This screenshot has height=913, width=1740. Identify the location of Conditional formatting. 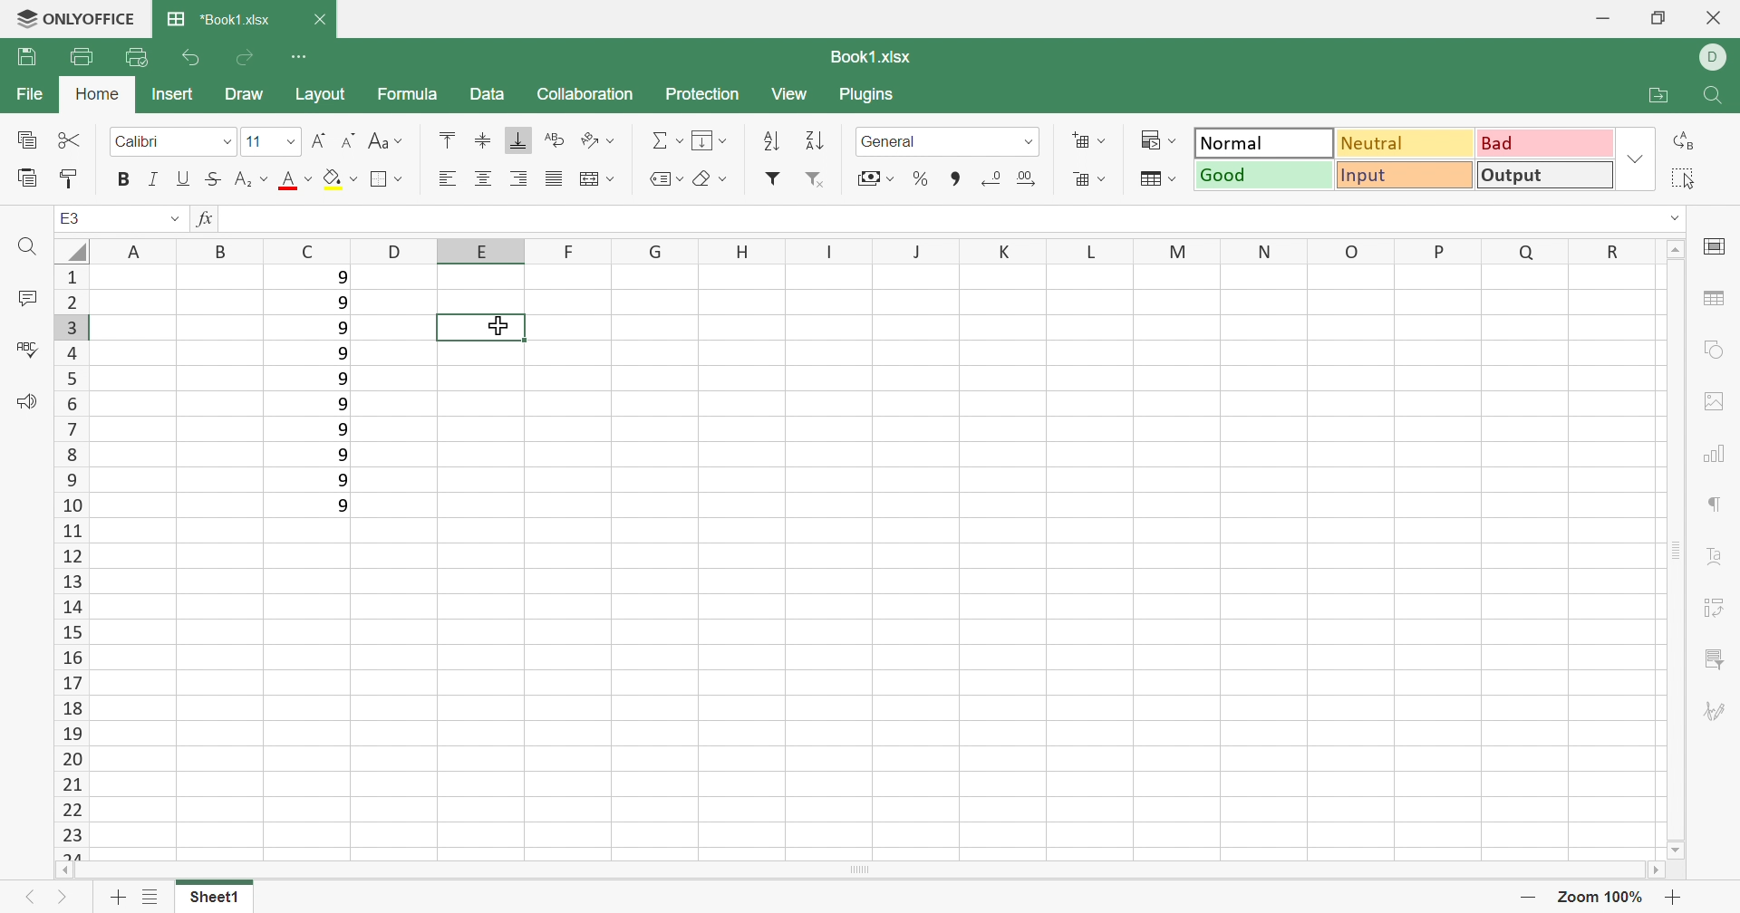
(1157, 139).